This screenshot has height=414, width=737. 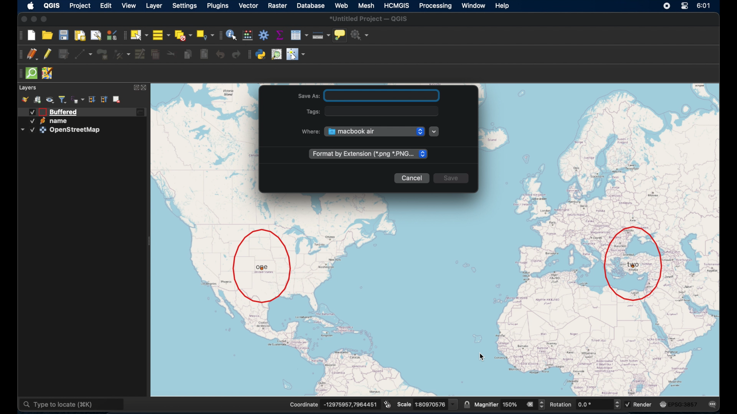 I want to click on manage map theme, so click(x=50, y=100).